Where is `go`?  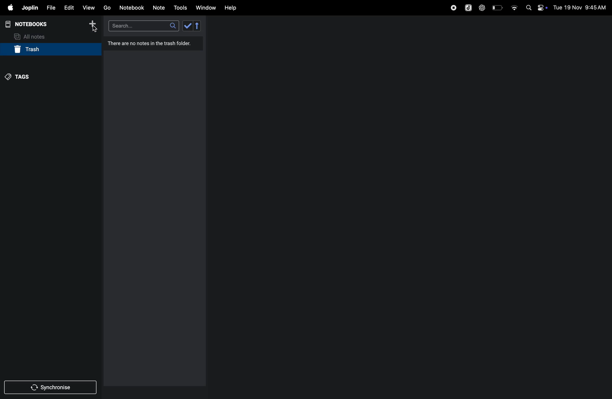 go is located at coordinates (106, 7).